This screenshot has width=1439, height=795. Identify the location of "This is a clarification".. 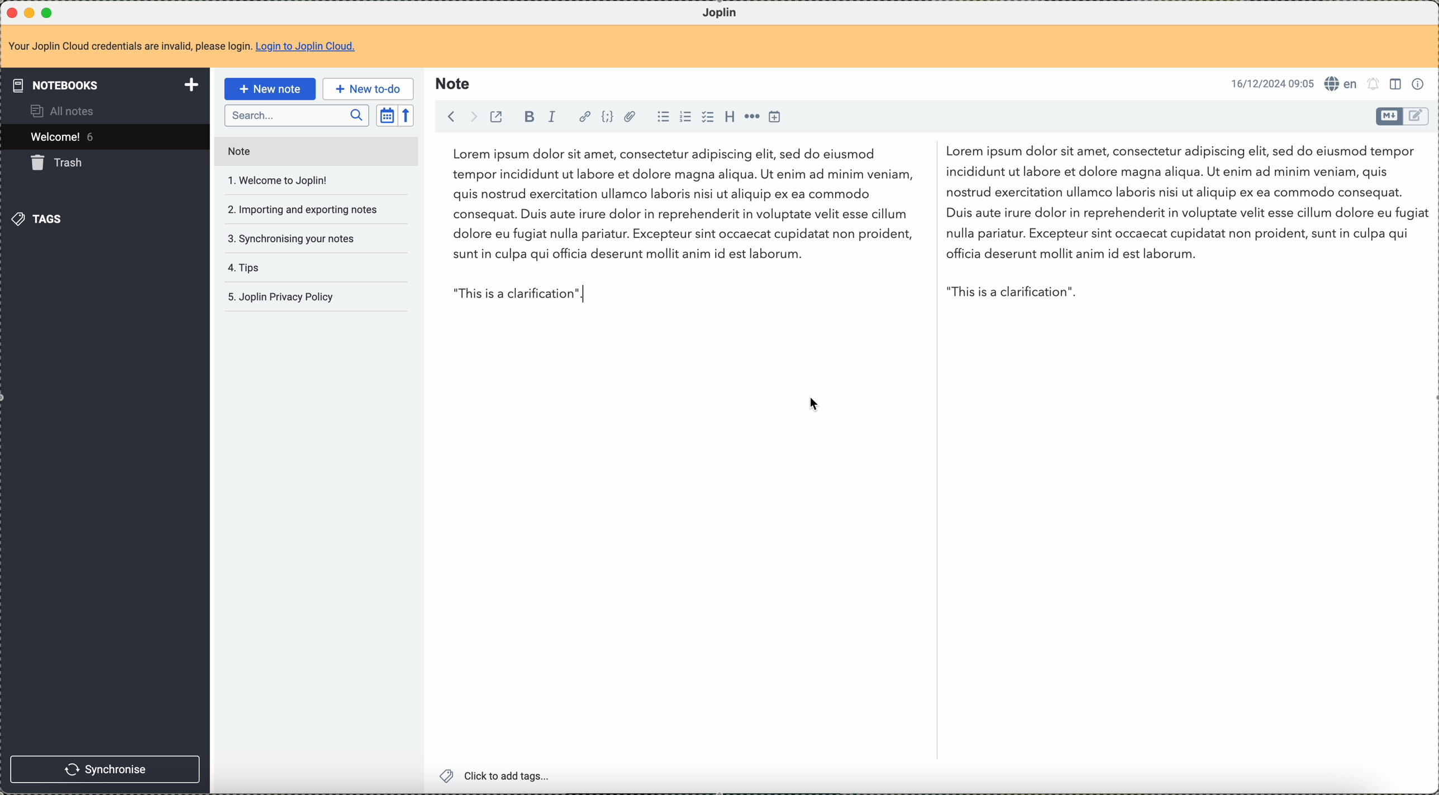
(688, 293).